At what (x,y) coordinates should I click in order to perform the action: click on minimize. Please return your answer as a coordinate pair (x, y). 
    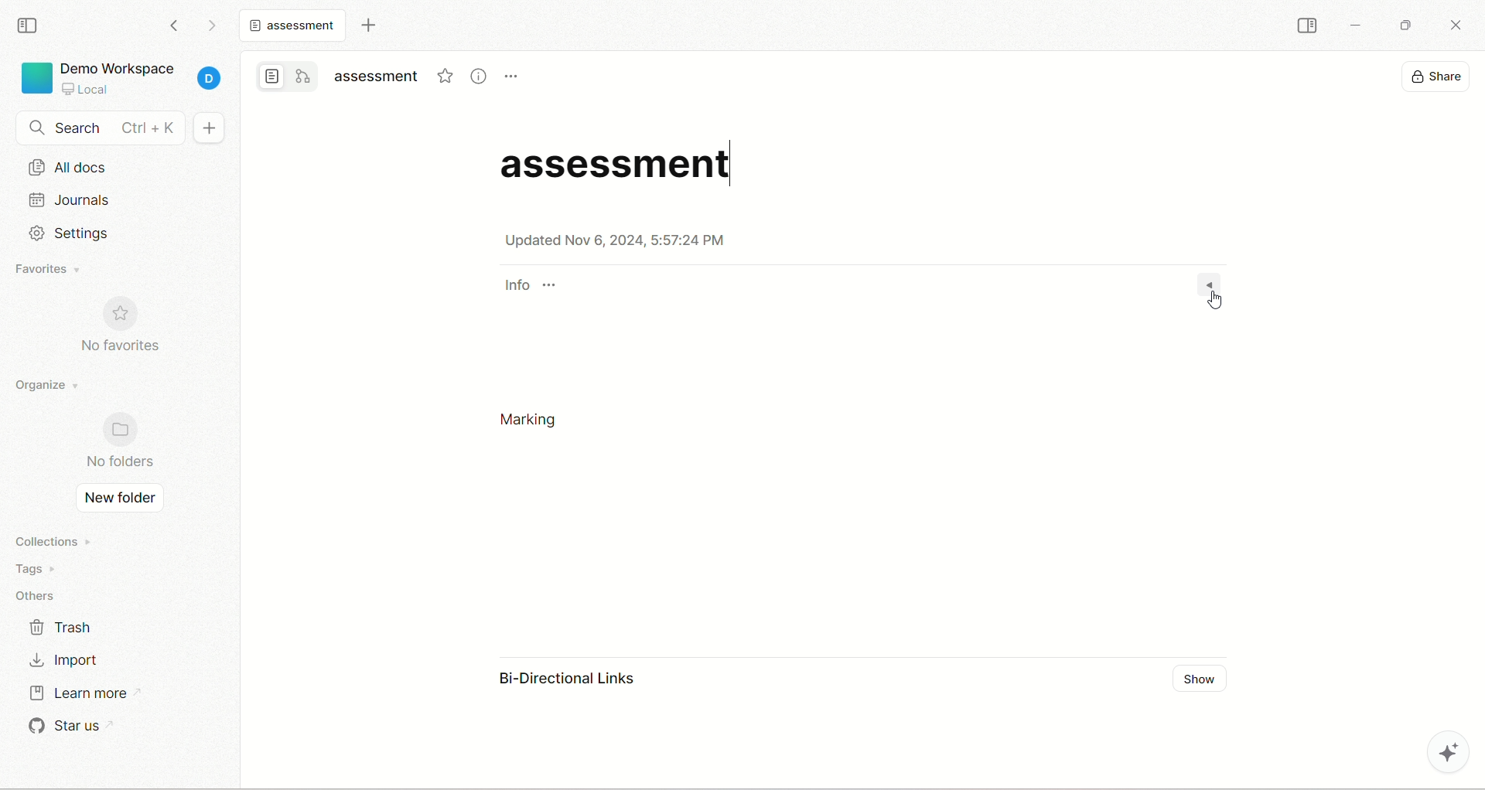
    Looking at the image, I should click on (1358, 24).